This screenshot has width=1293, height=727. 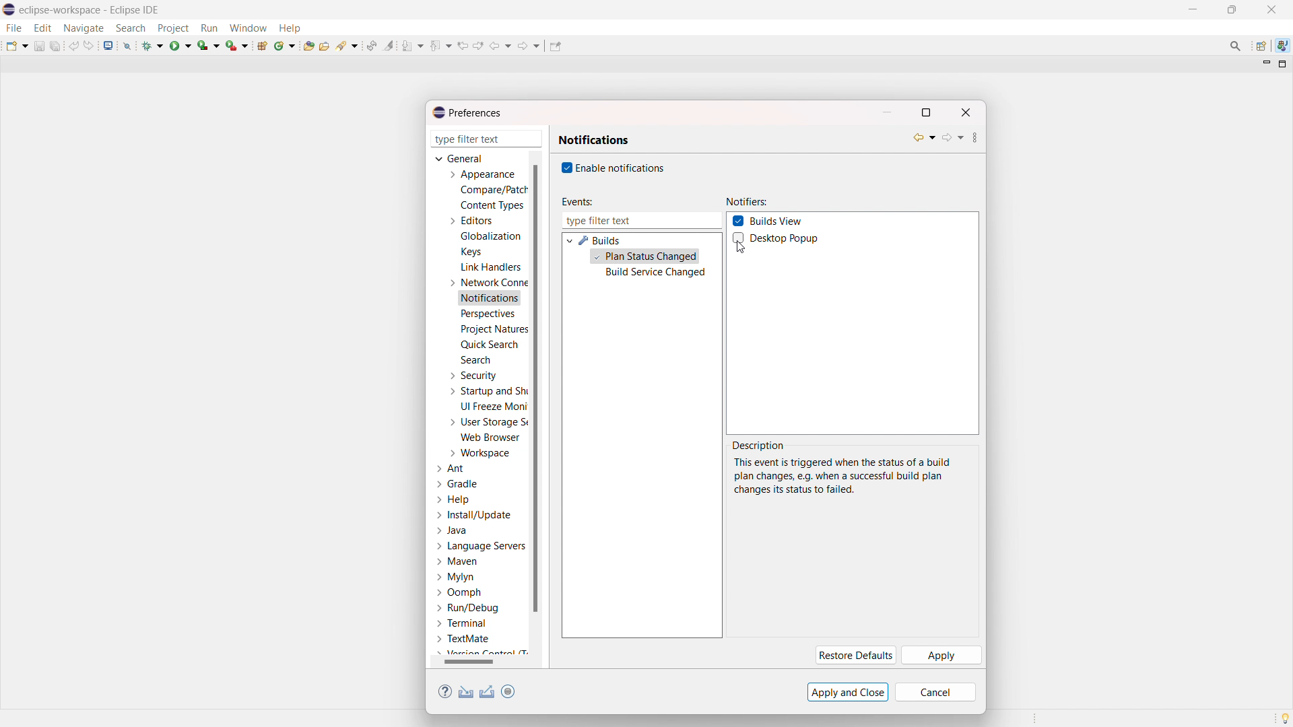 I want to click on gradle, so click(x=459, y=484).